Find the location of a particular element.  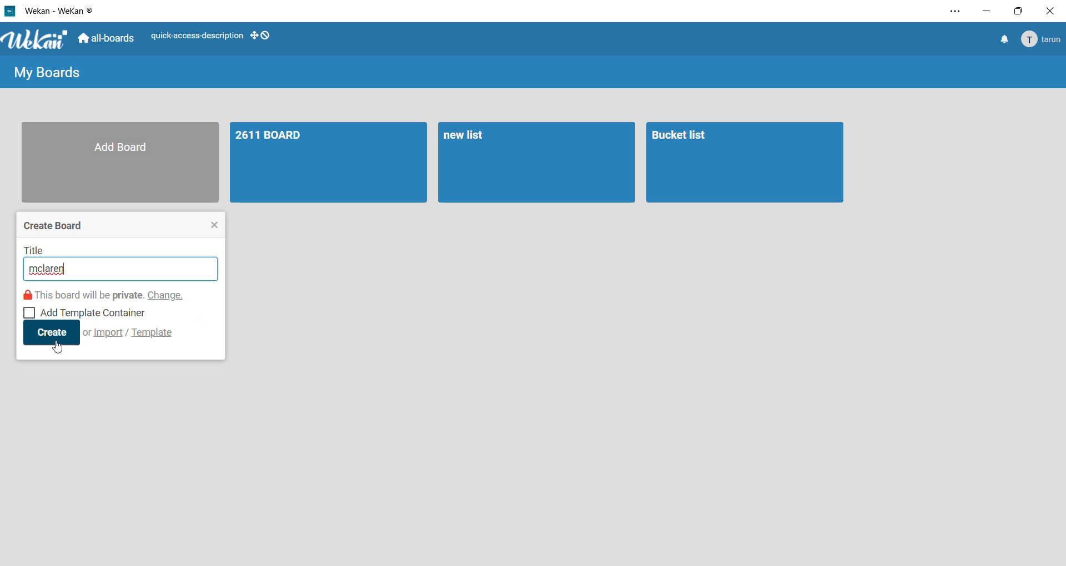

import/template is located at coordinates (129, 333).